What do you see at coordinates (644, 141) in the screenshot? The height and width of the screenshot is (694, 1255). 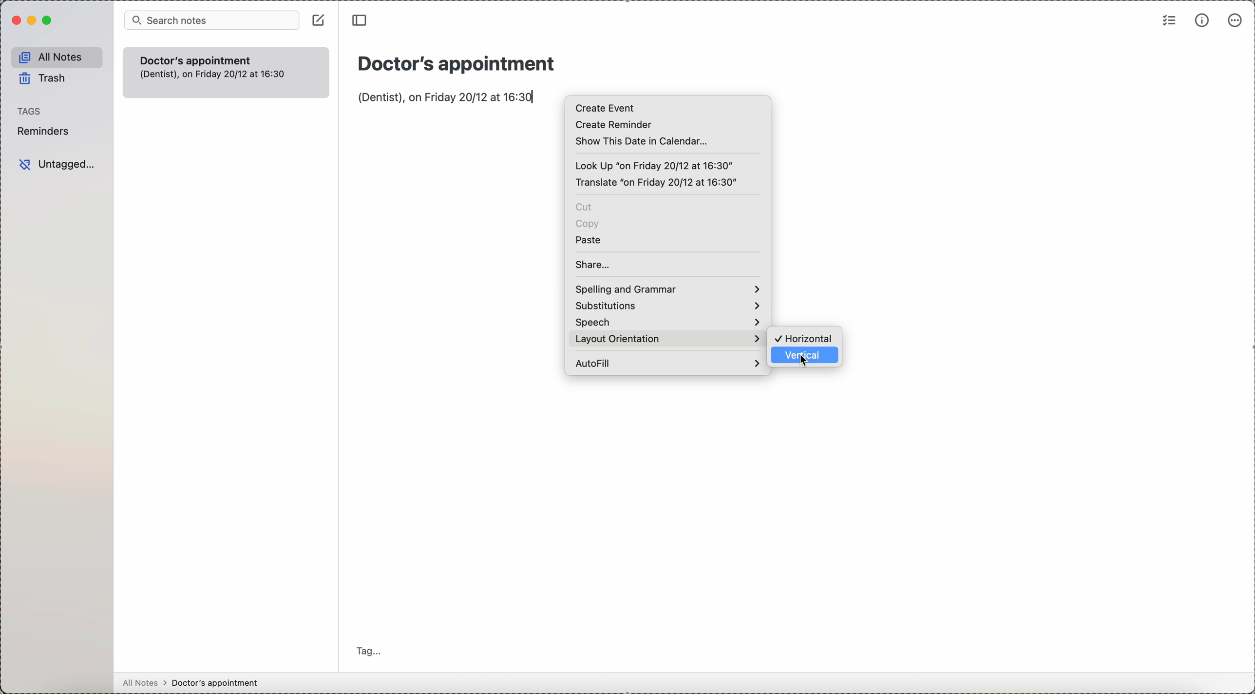 I see `show this date in calendar` at bounding box center [644, 141].